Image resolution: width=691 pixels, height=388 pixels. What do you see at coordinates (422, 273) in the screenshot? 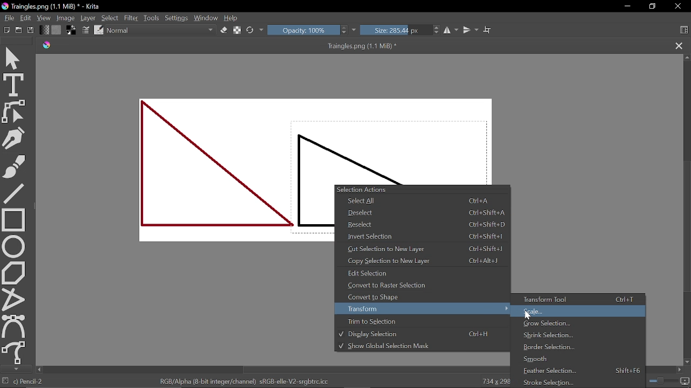
I see `Edit selection` at bounding box center [422, 273].